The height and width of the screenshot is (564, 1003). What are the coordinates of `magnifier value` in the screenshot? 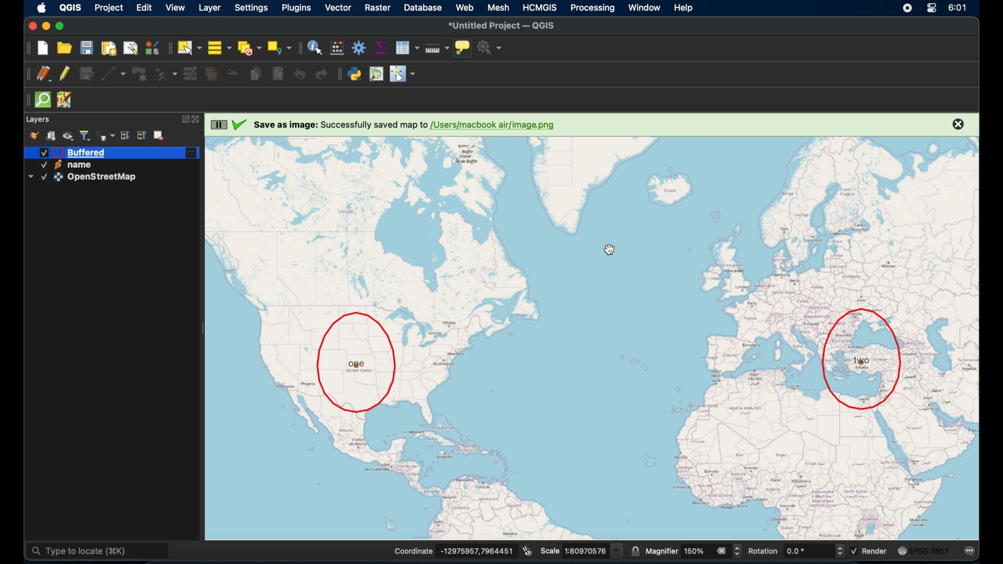 It's located at (695, 550).